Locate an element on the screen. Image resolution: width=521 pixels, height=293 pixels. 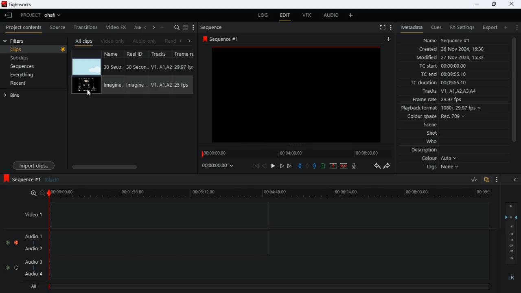
who is located at coordinates (433, 141).